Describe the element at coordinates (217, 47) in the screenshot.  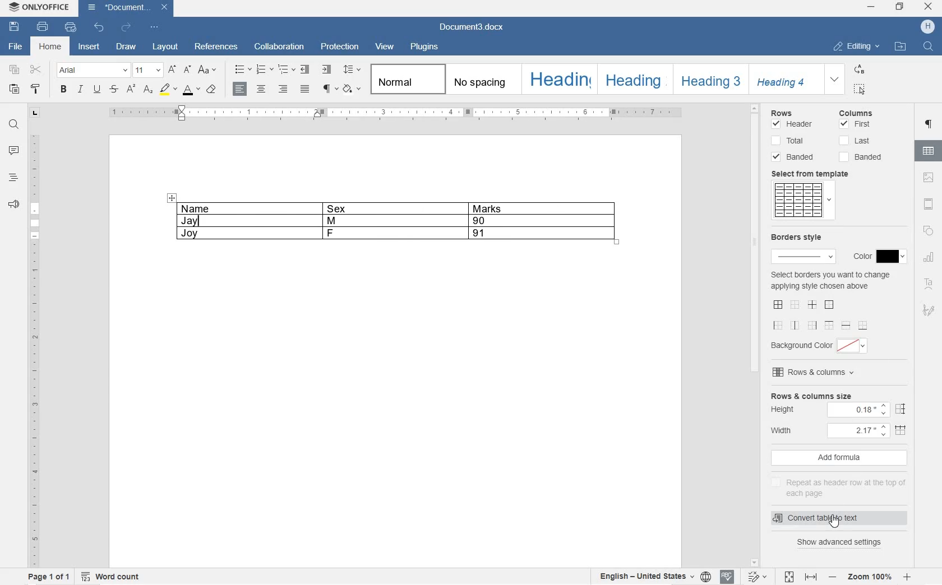
I see `REFERENCES` at that location.